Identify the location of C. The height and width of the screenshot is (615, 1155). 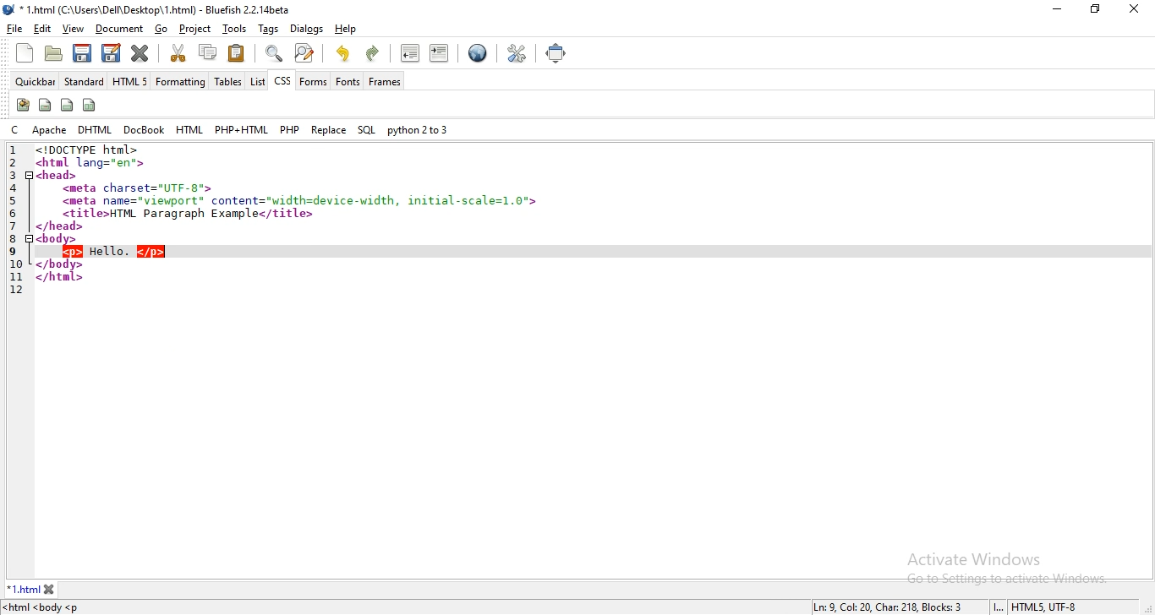
(15, 130).